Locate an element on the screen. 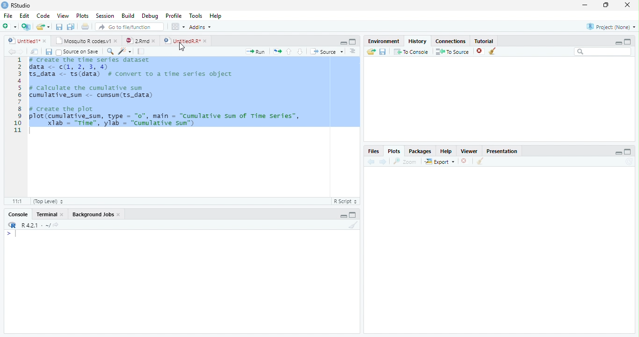 The width and height of the screenshot is (639, 337). Save is located at coordinates (59, 28).